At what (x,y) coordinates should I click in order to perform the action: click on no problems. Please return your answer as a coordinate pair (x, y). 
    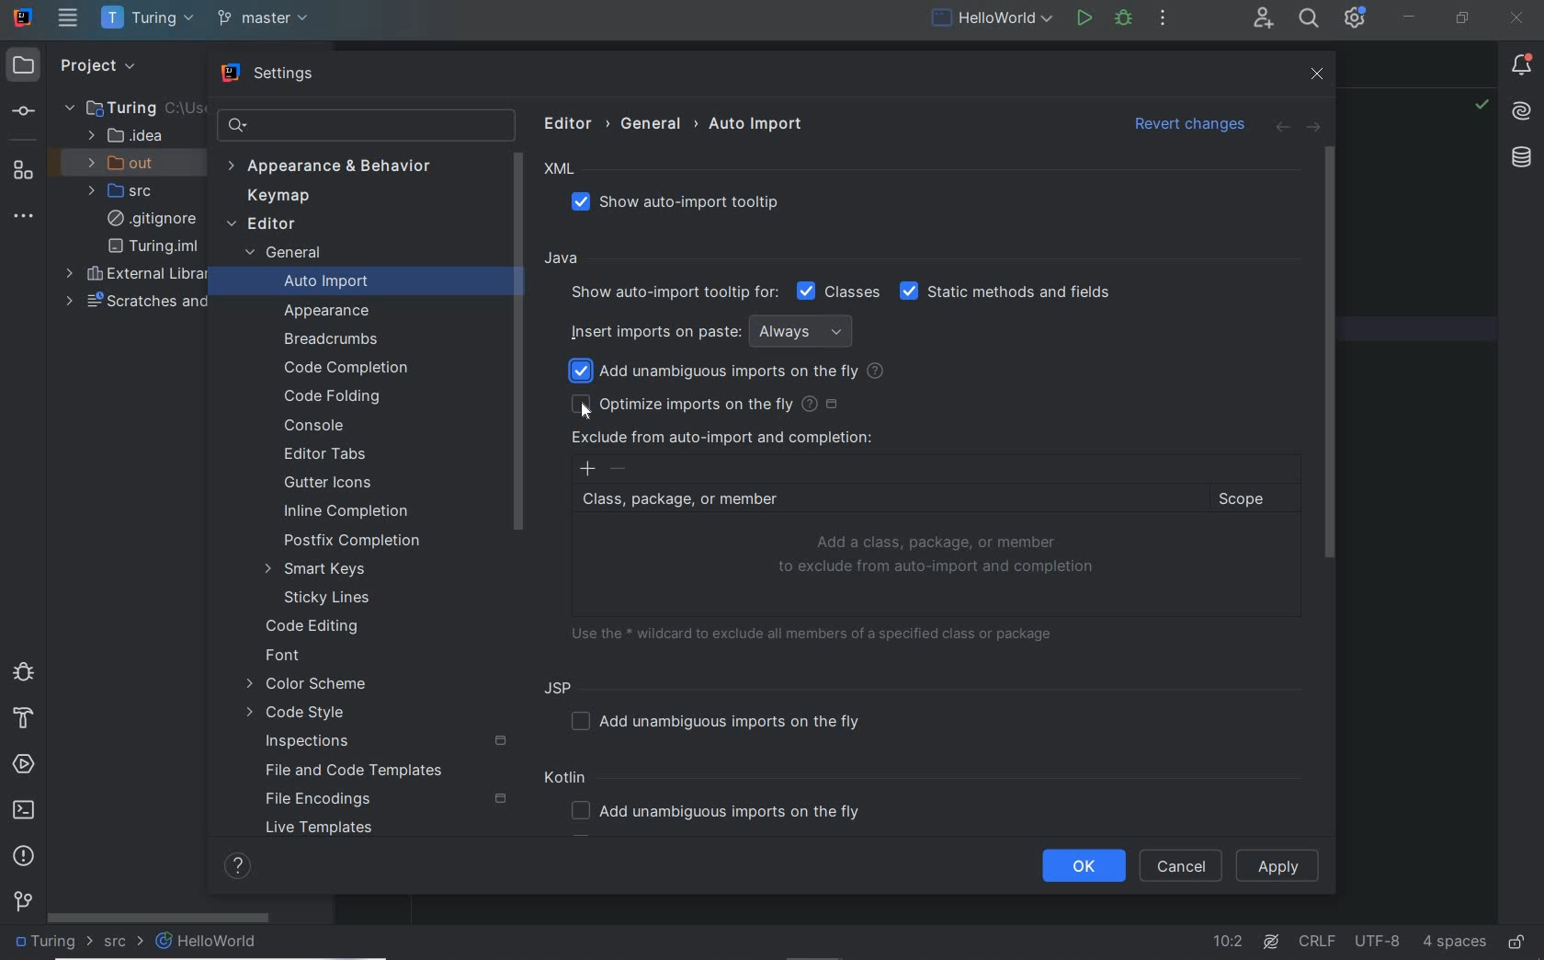
    Looking at the image, I should click on (1481, 107).